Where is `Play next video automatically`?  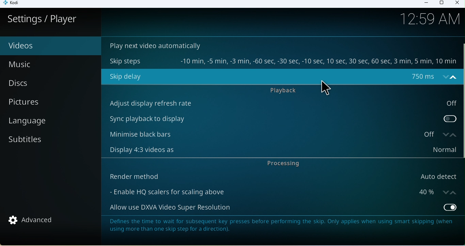
Play next video automatically is located at coordinates (158, 45).